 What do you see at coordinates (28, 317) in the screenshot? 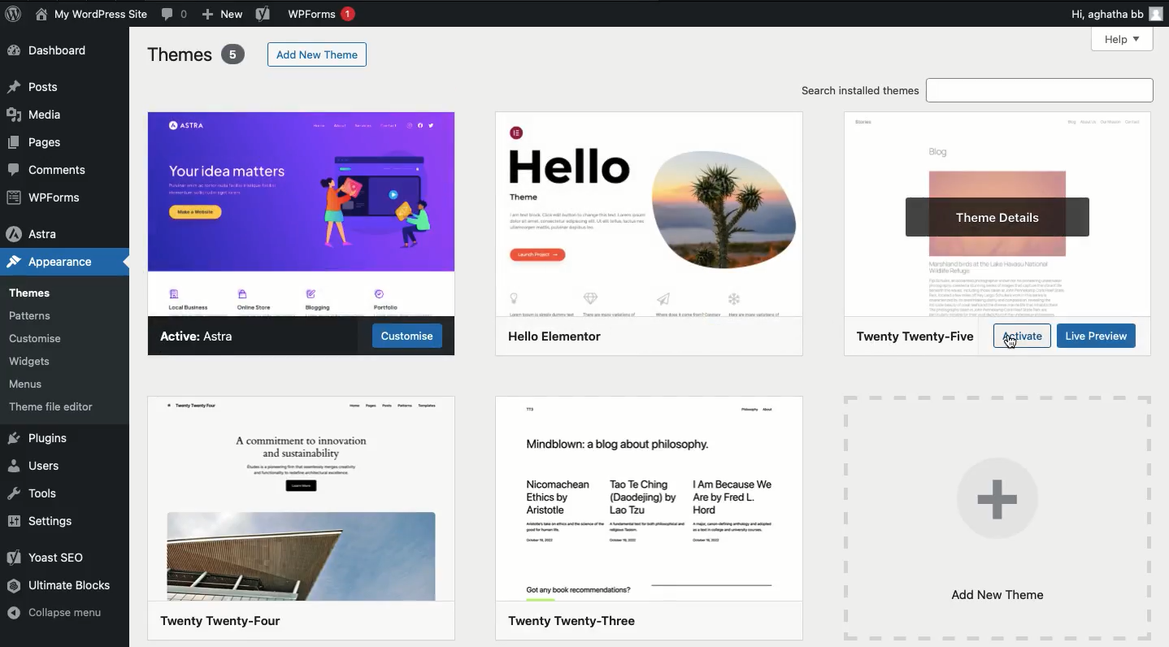
I see `Patterns` at bounding box center [28, 317].